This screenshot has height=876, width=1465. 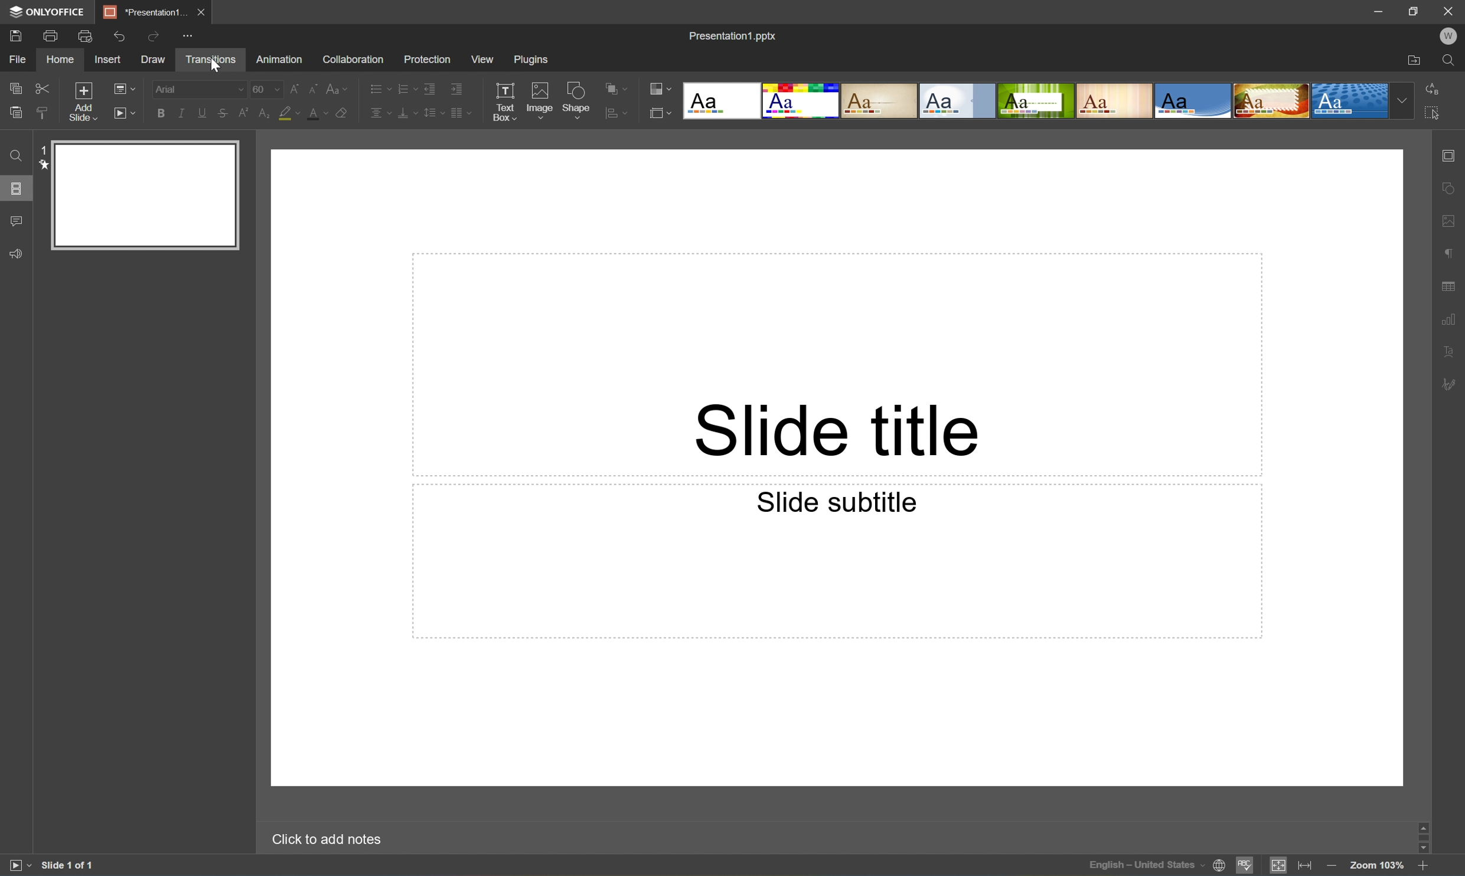 I want to click on Redo, so click(x=153, y=36).